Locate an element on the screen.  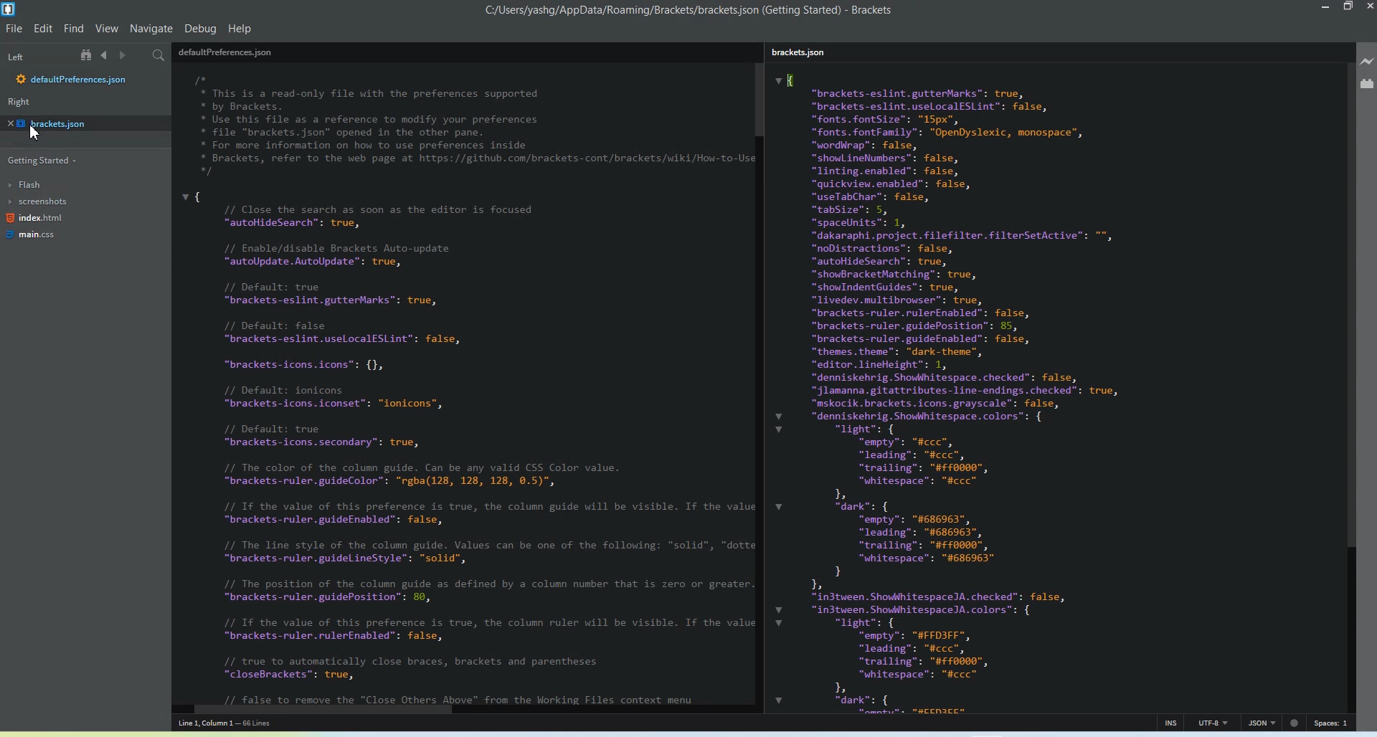
Vertical Scroll bar is located at coordinates (1350, 384).